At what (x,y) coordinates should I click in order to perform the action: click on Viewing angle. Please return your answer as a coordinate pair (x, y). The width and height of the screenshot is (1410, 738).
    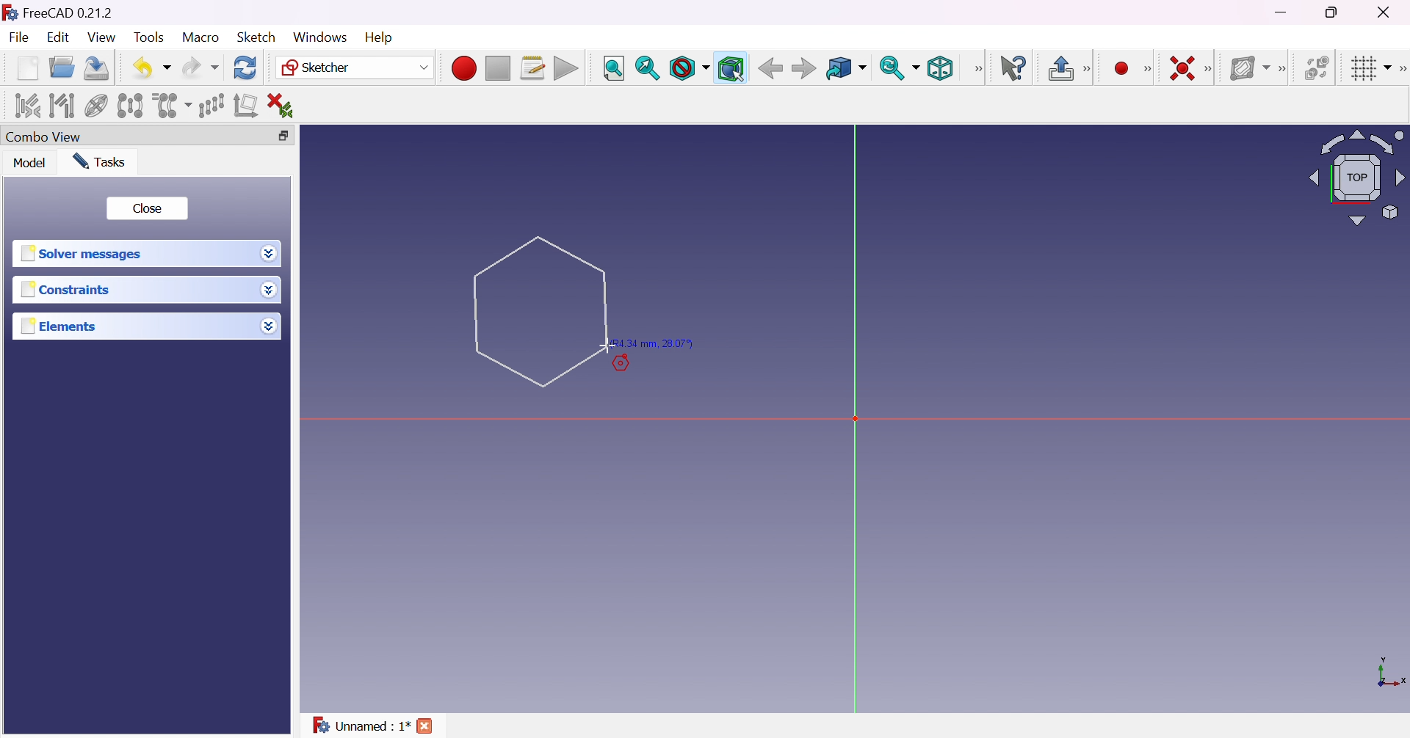
    Looking at the image, I should click on (1356, 176).